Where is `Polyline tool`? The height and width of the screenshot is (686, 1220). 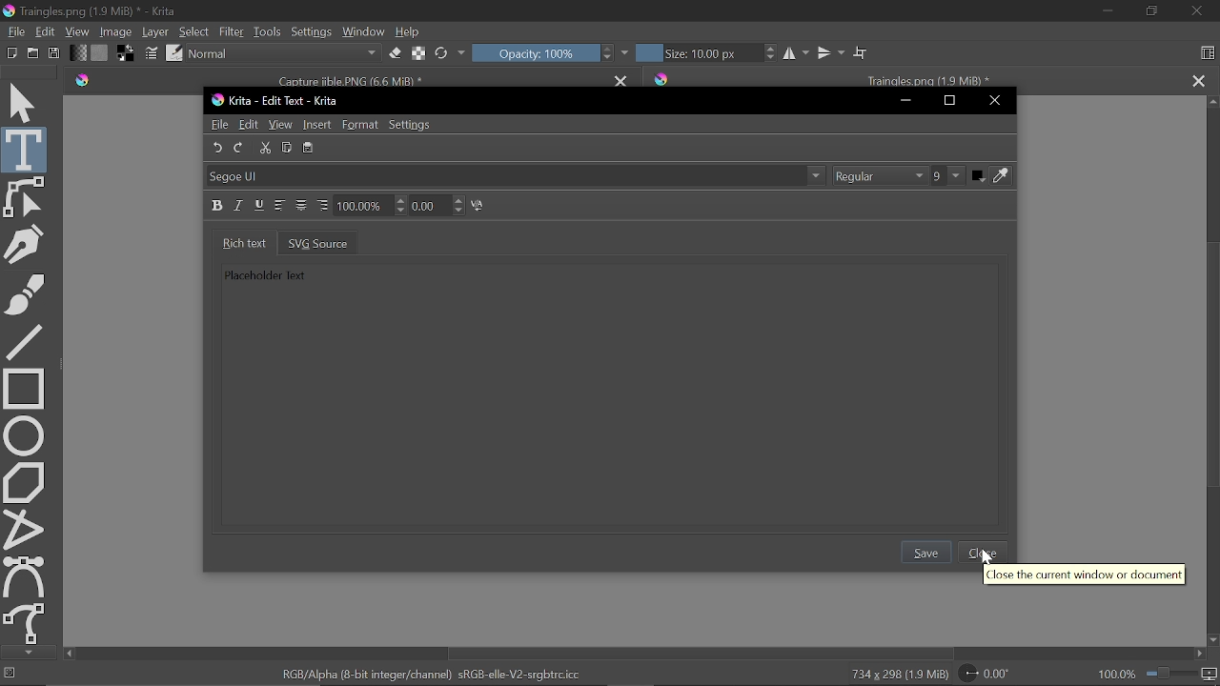 Polyline tool is located at coordinates (25, 529).